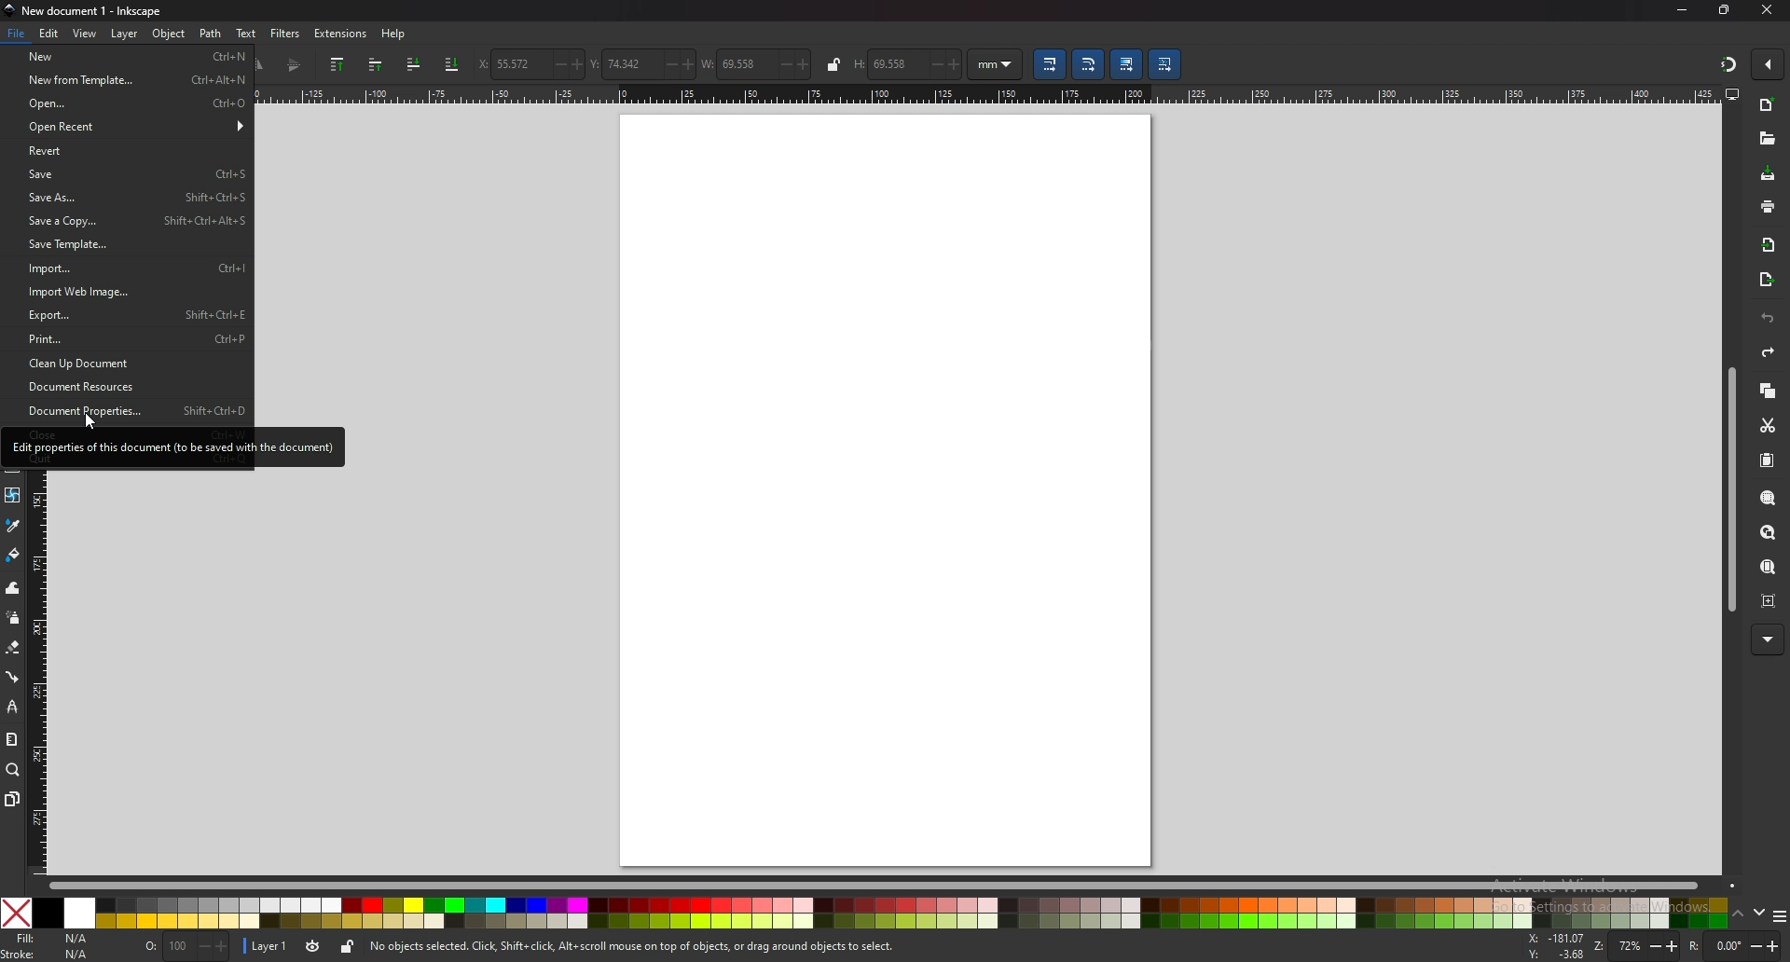 The height and width of the screenshot is (962, 1790). Describe the element at coordinates (1671, 946) in the screenshot. I see `+` at that location.